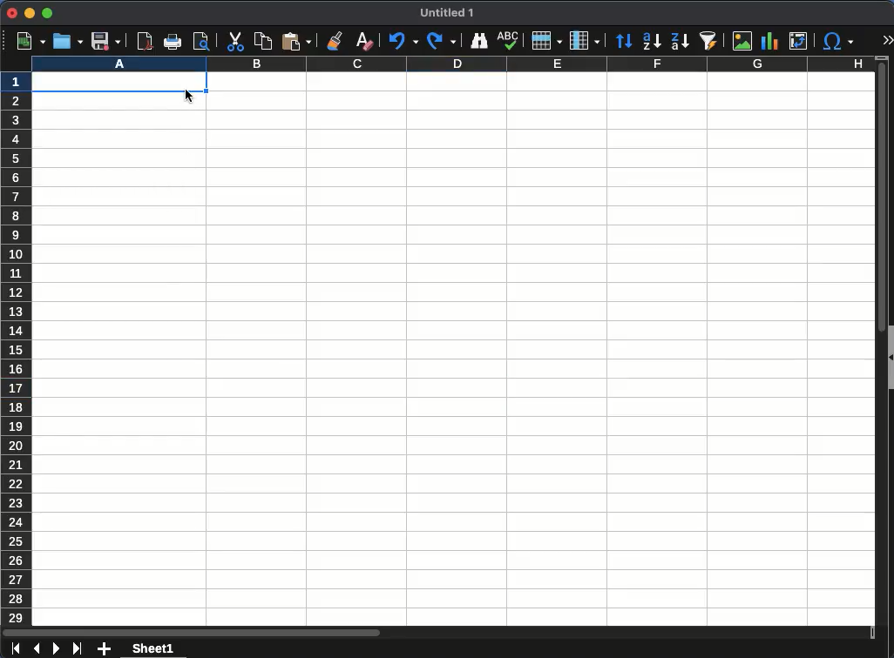  I want to click on previous sheet, so click(36, 649).